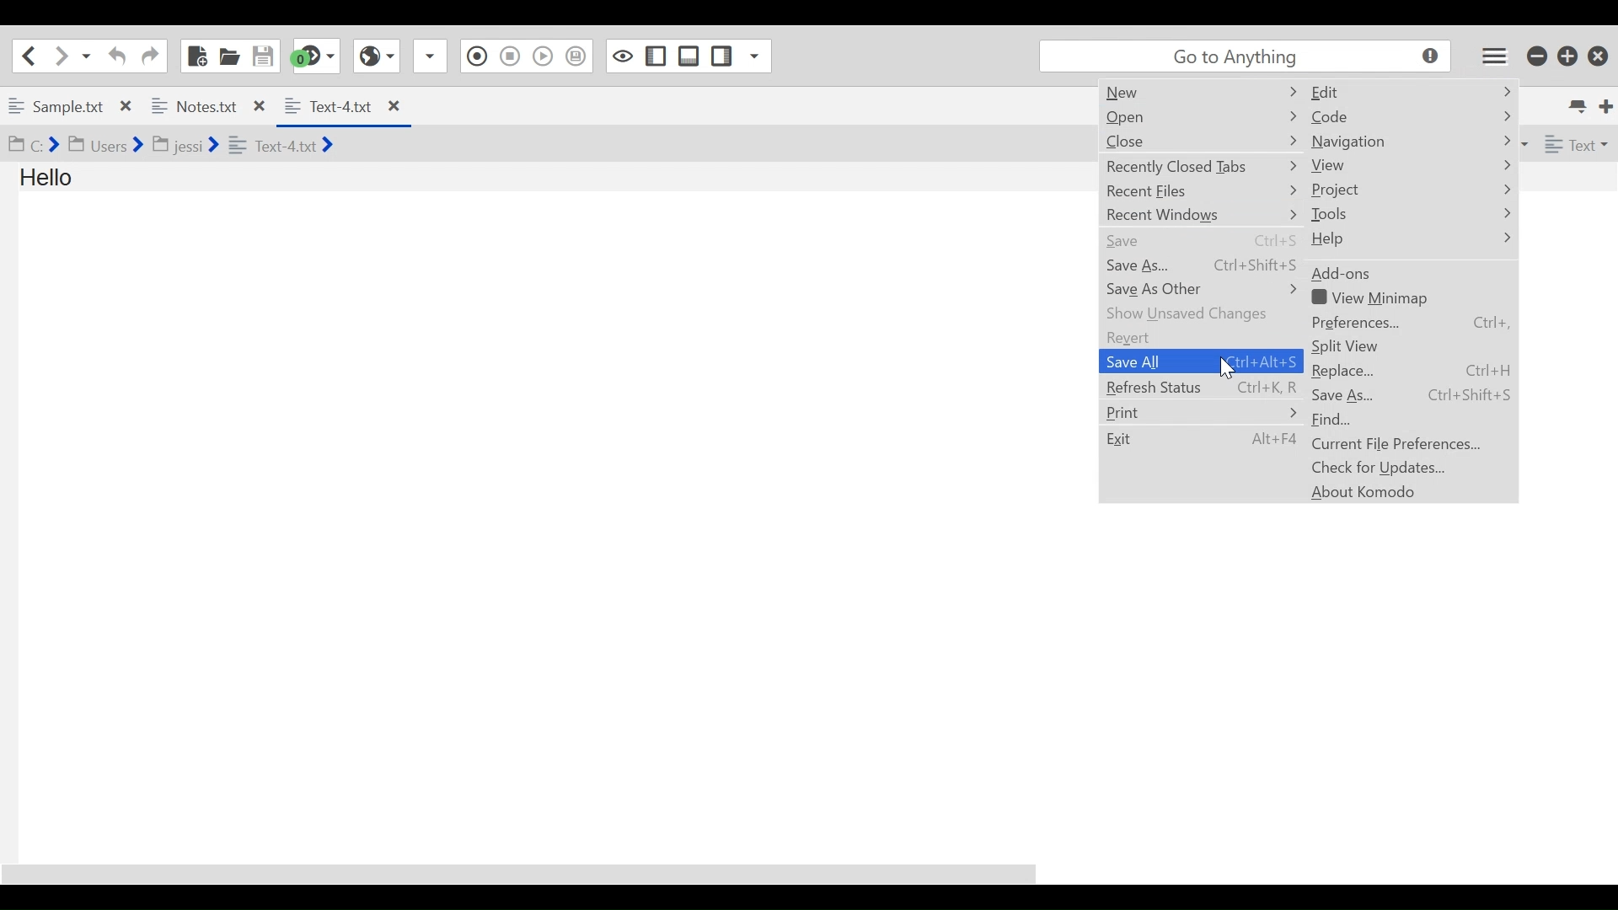 The width and height of the screenshot is (1618, 910). What do you see at coordinates (575, 57) in the screenshot?
I see `Save to Toolbox as Superscript` at bounding box center [575, 57].